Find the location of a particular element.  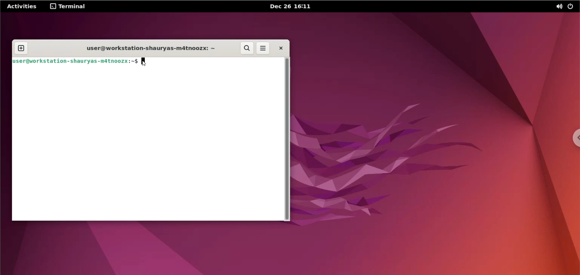

date and time is located at coordinates (291, 6).